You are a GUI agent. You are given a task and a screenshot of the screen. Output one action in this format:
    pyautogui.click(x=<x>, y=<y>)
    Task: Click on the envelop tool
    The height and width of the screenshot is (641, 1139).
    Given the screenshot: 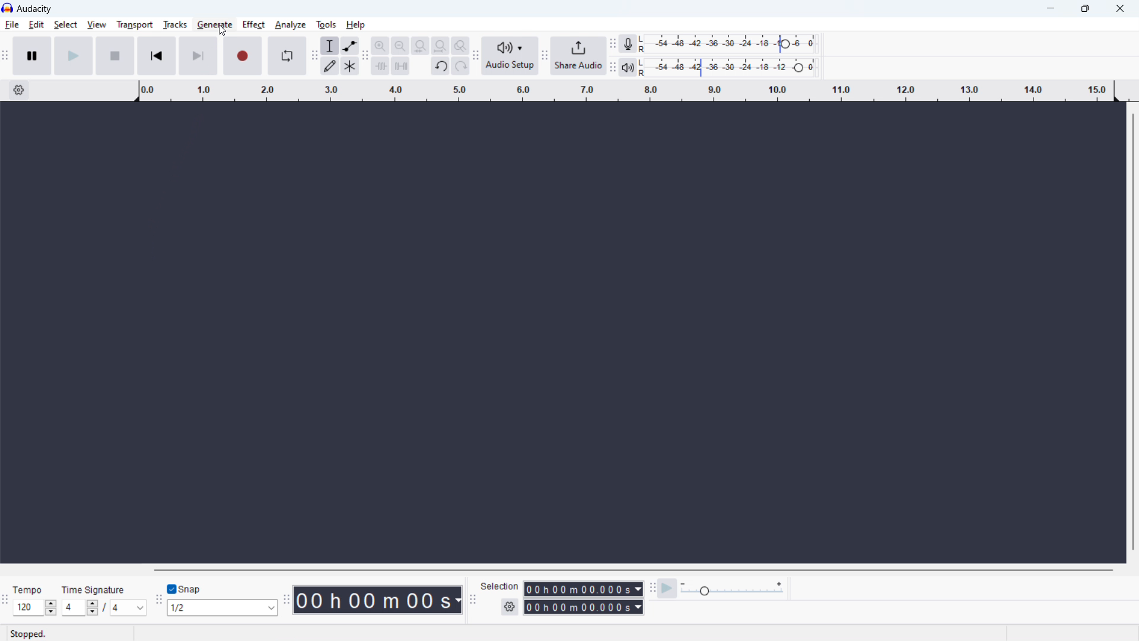 What is the action you would take?
    pyautogui.click(x=351, y=46)
    